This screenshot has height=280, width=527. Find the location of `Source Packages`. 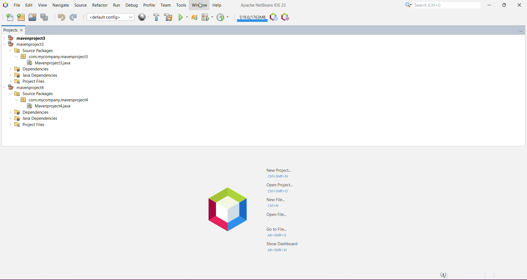

Source Packages is located at coordinates (30, 94).